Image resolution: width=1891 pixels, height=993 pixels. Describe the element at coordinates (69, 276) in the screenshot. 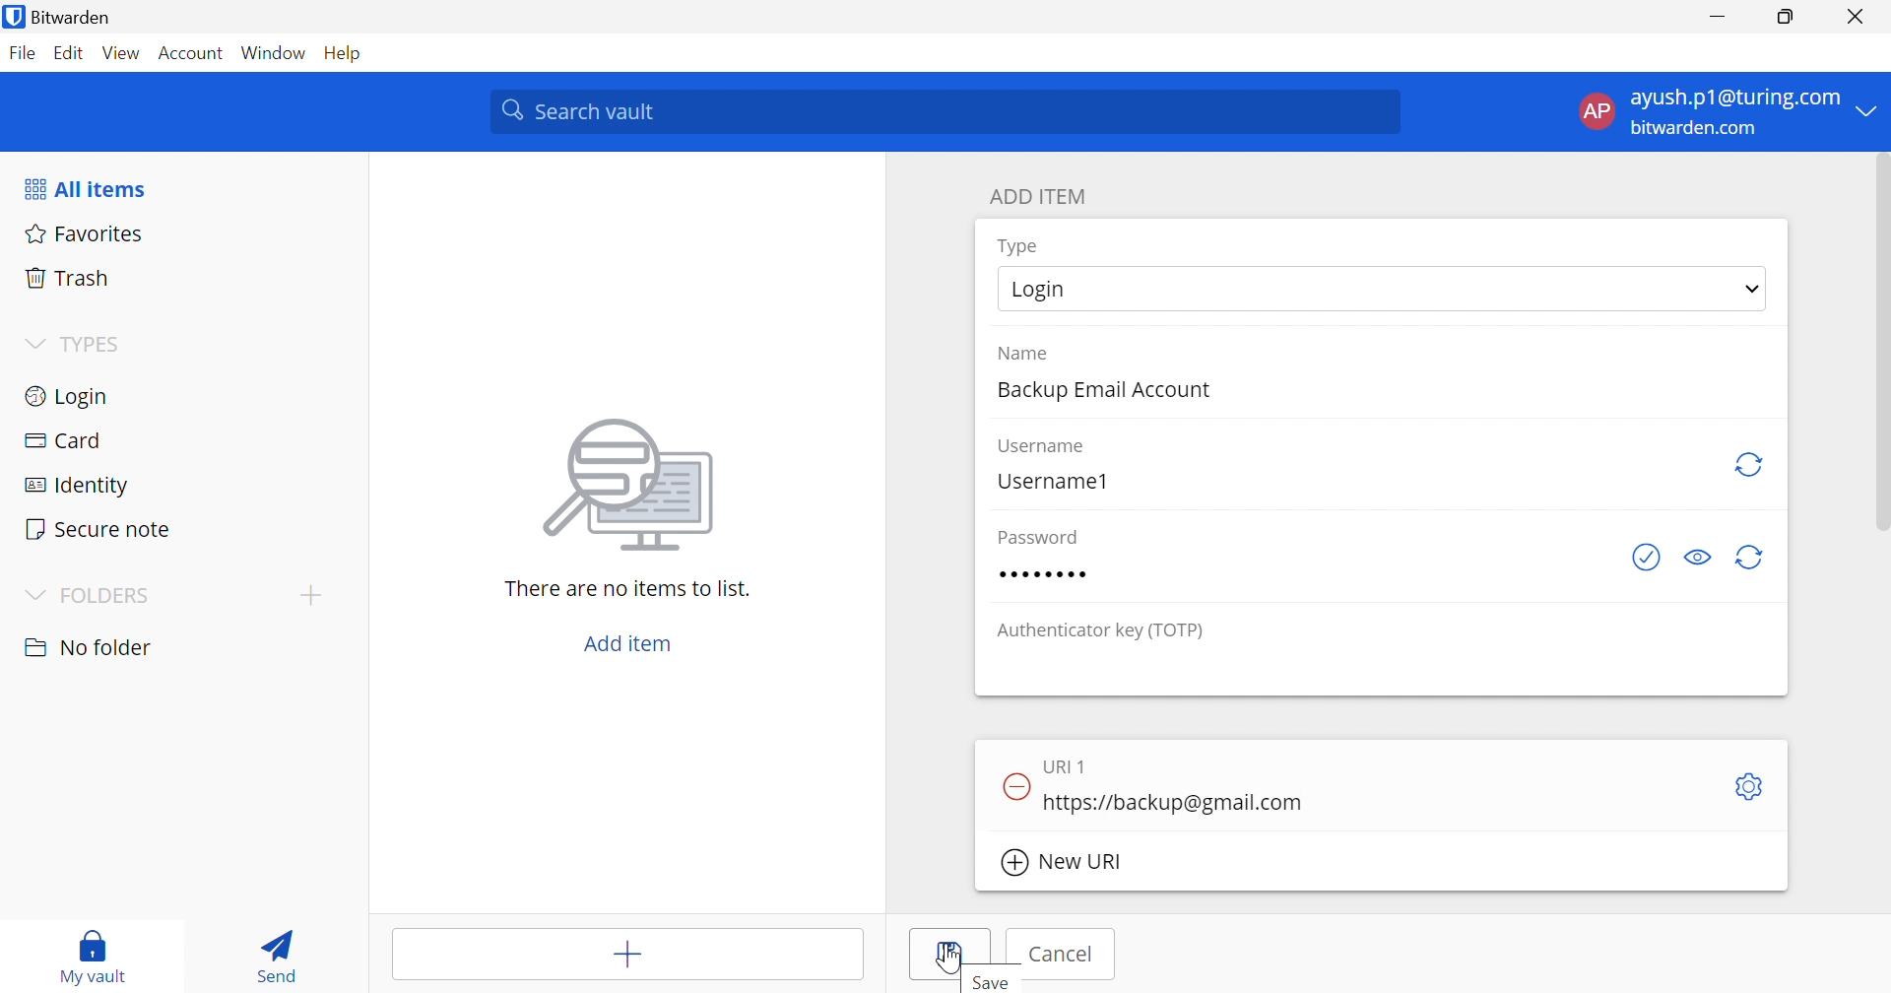

I see `Trash` at that location.